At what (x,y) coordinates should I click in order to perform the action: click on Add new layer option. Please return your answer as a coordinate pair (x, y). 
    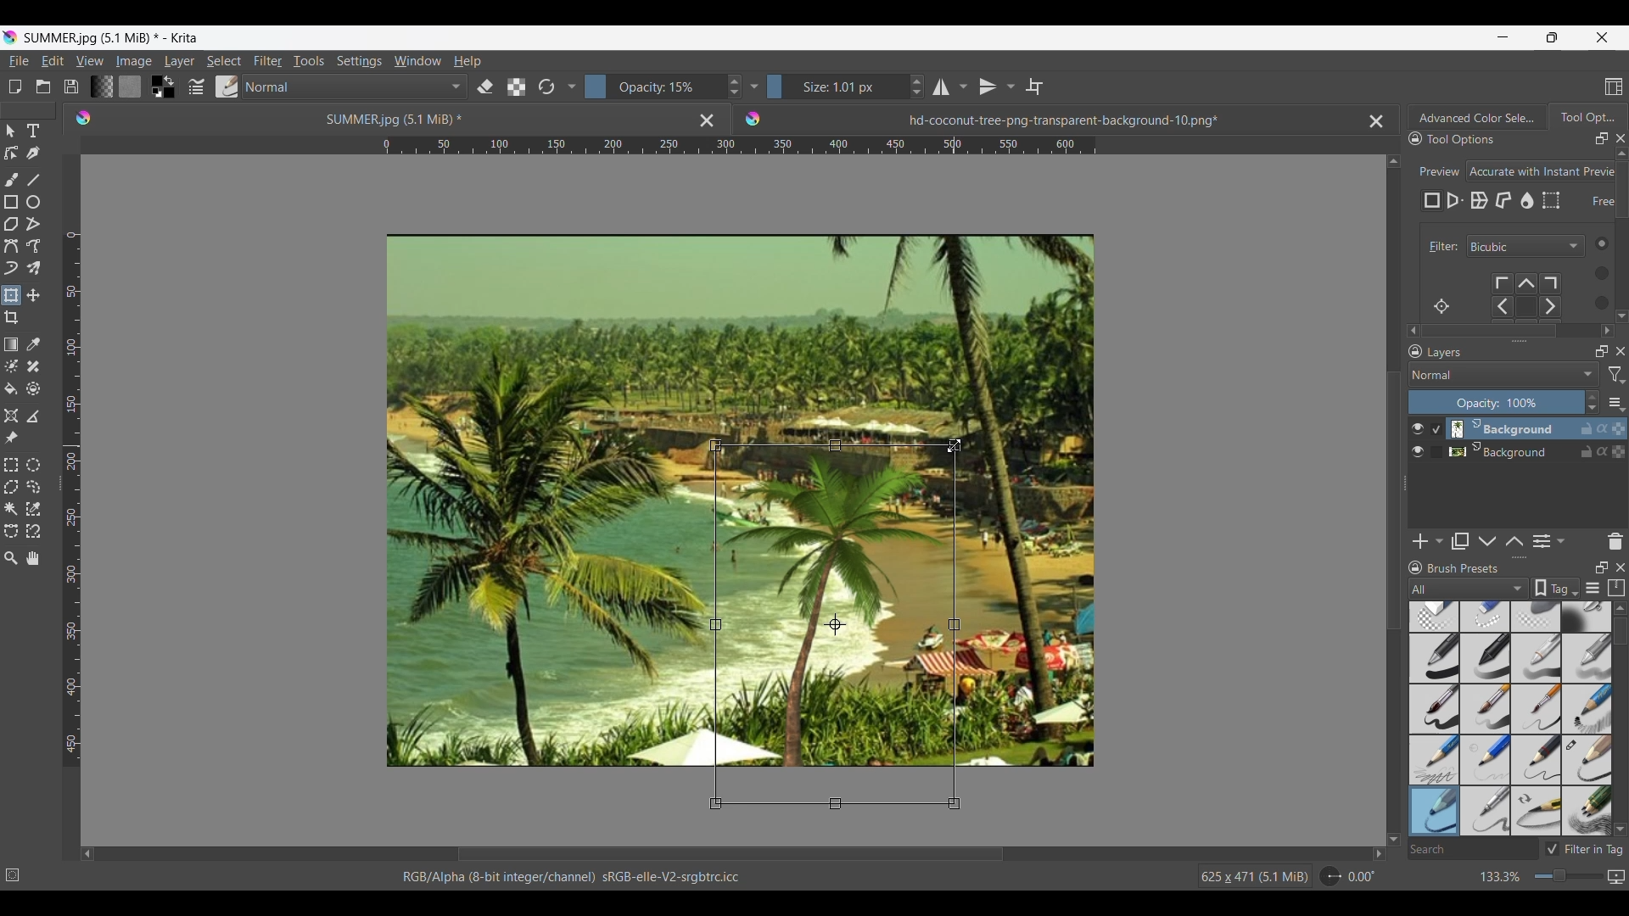
    Looking at the image, I should click on (1438, 541).